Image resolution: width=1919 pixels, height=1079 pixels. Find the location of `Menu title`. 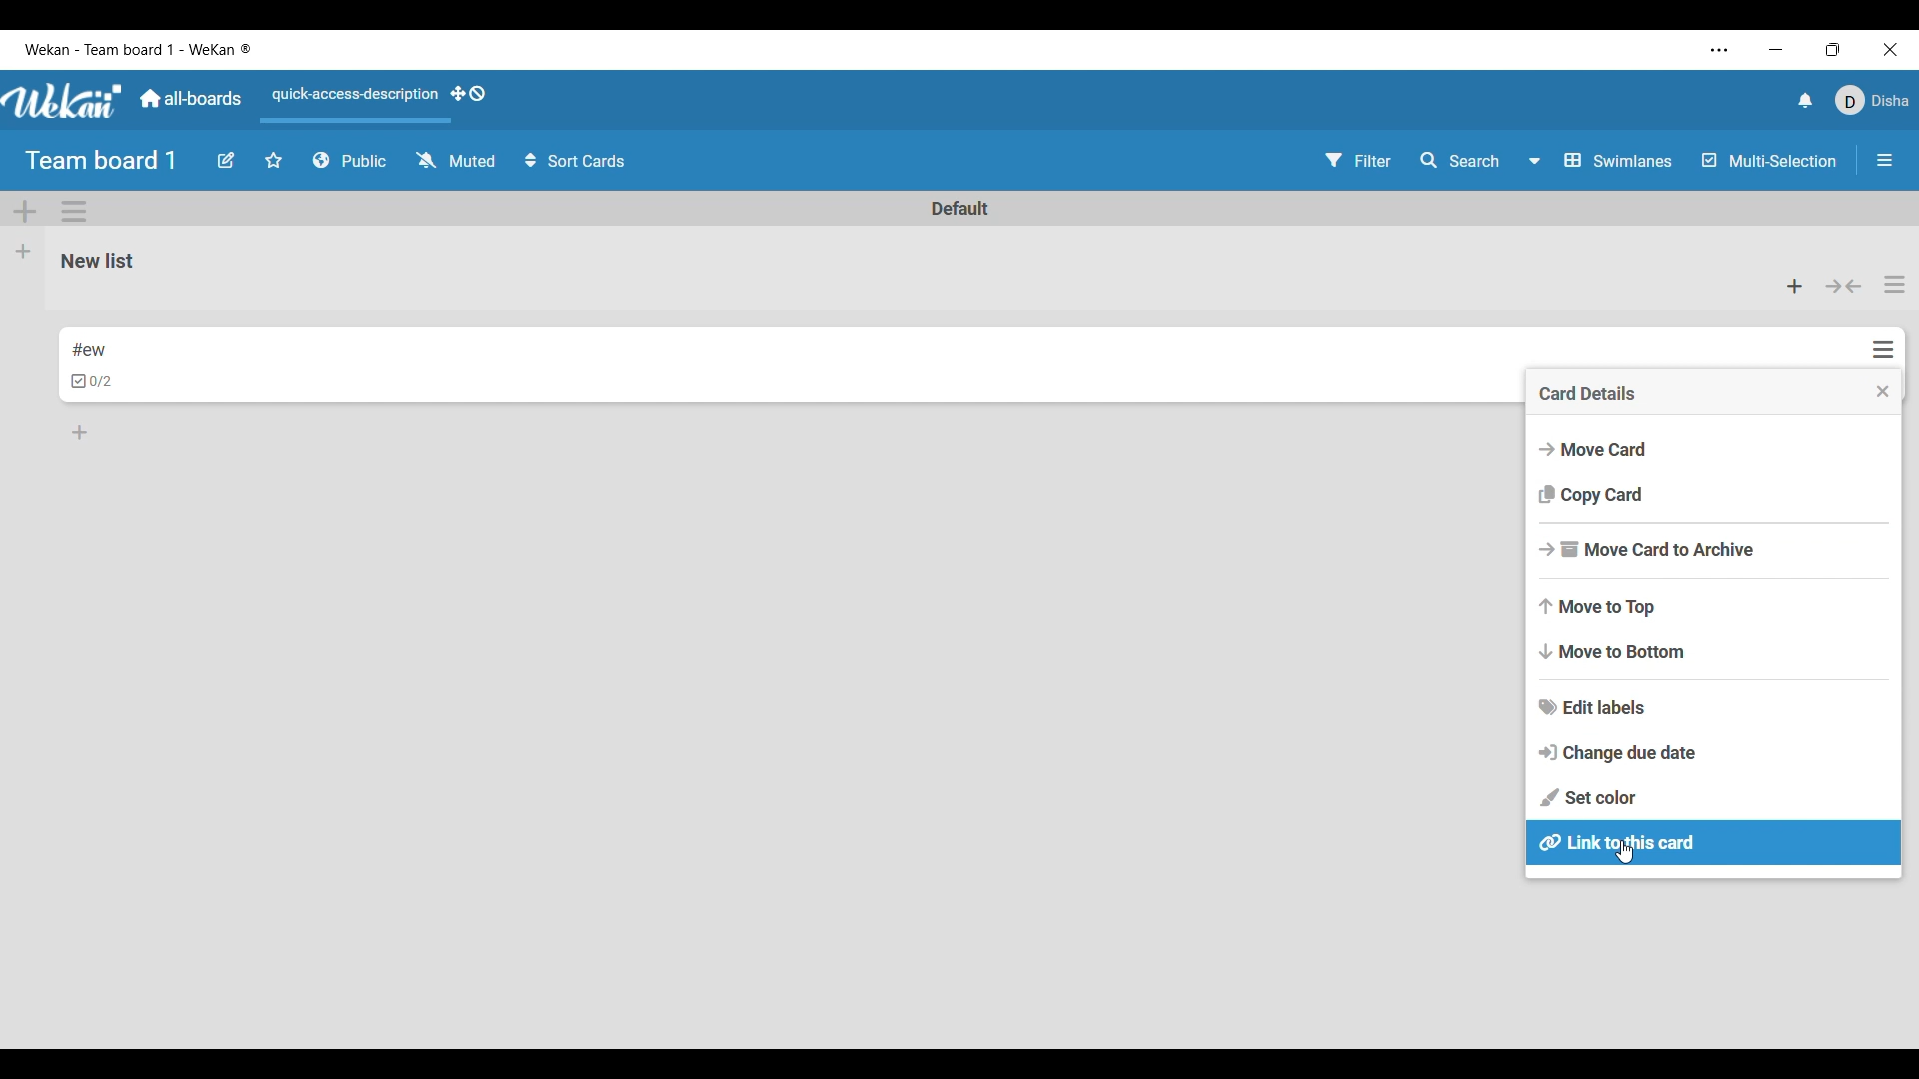

Menu title is located at coordinates (1587, 393).